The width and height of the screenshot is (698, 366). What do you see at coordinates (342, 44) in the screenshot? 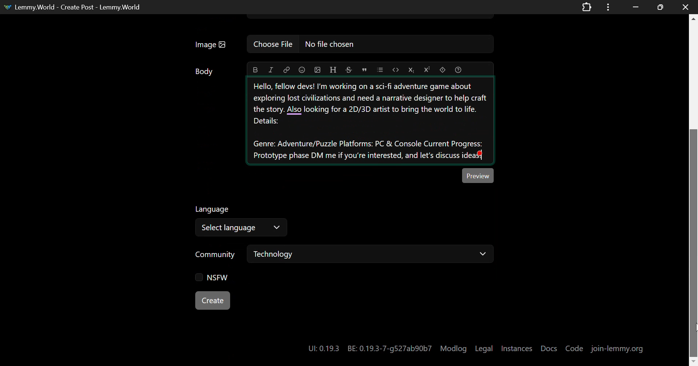
I see `Image: No file chosen` at bounding box center [342, 44].